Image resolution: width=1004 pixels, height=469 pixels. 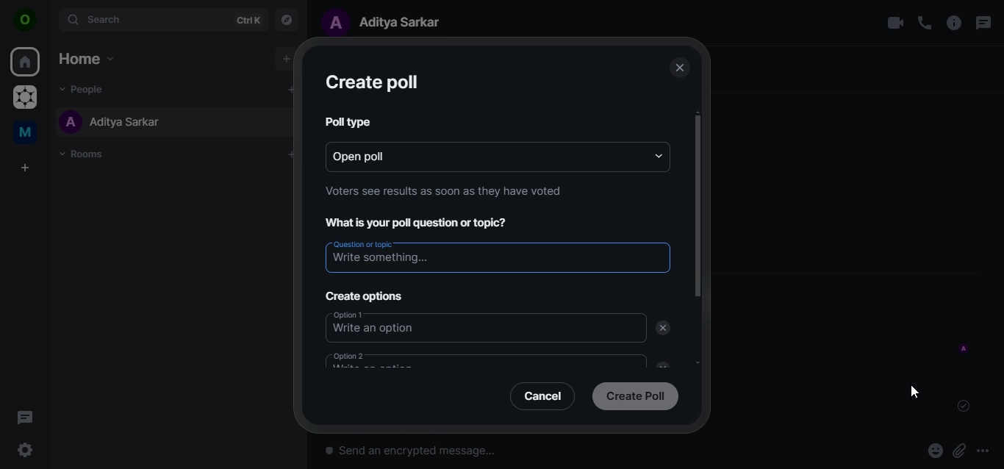 I want to click on attachments, so click(x=959, y=451).